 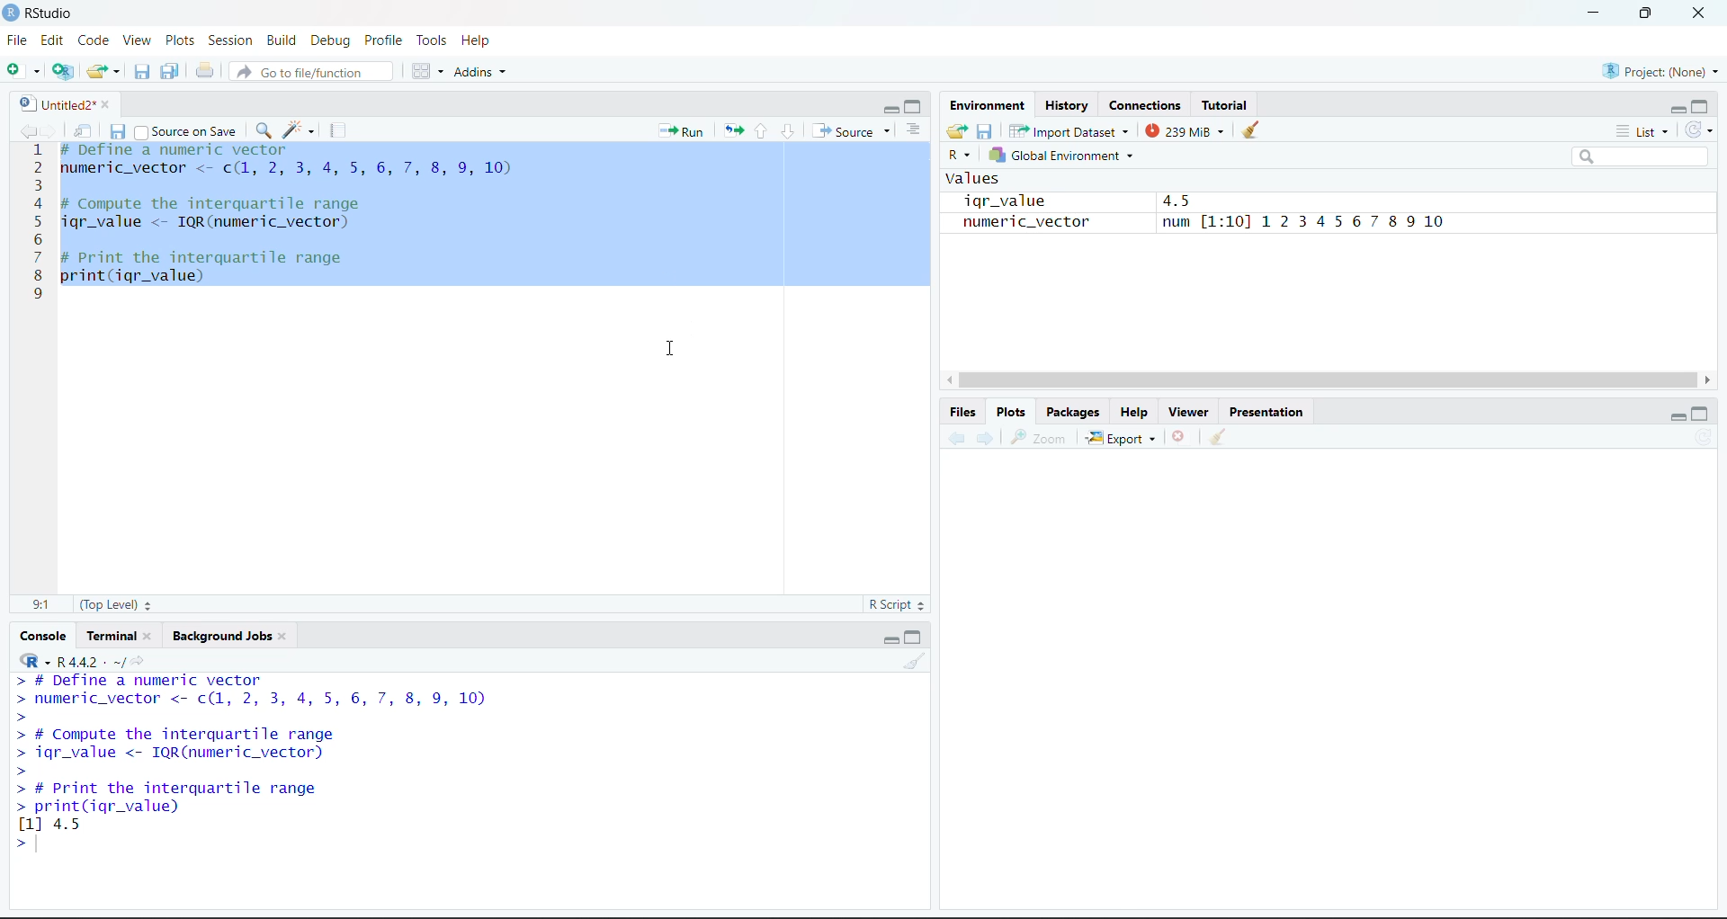 What do you see at coordinates (188, 130) in the screenshot?
I see `Source on Save` at bounding box center [188, 130].